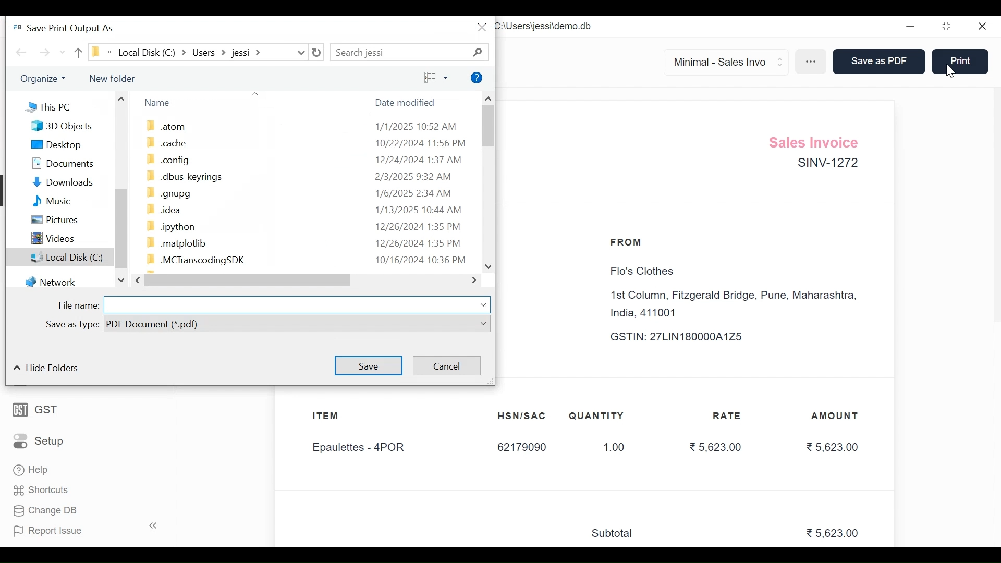 Image resolution: width=1001 pixels, height=563 pixels. Describe the element at coordinates (489, 97) in the screenshot. I see `Scroll up` at that location.